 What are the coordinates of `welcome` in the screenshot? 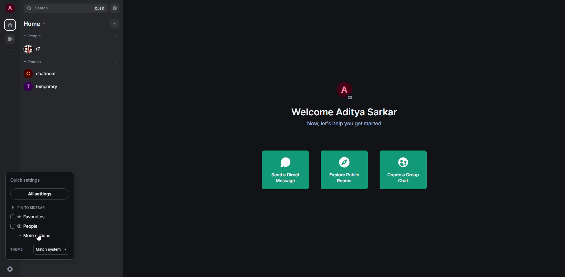 It's located at (344, 113).